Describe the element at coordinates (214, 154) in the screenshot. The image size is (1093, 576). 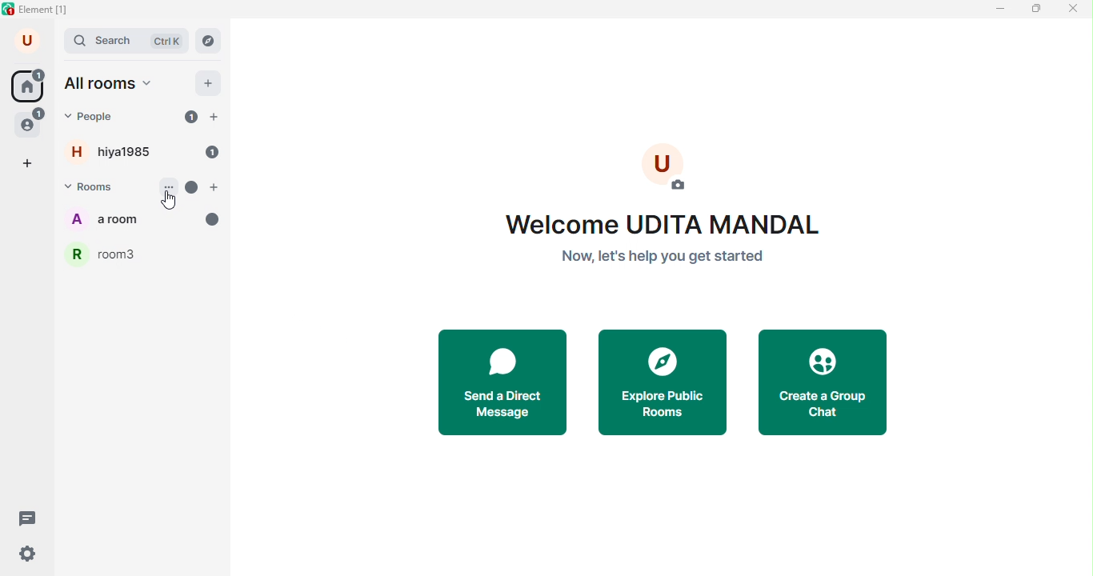
I see `unread 1 message` at that location.